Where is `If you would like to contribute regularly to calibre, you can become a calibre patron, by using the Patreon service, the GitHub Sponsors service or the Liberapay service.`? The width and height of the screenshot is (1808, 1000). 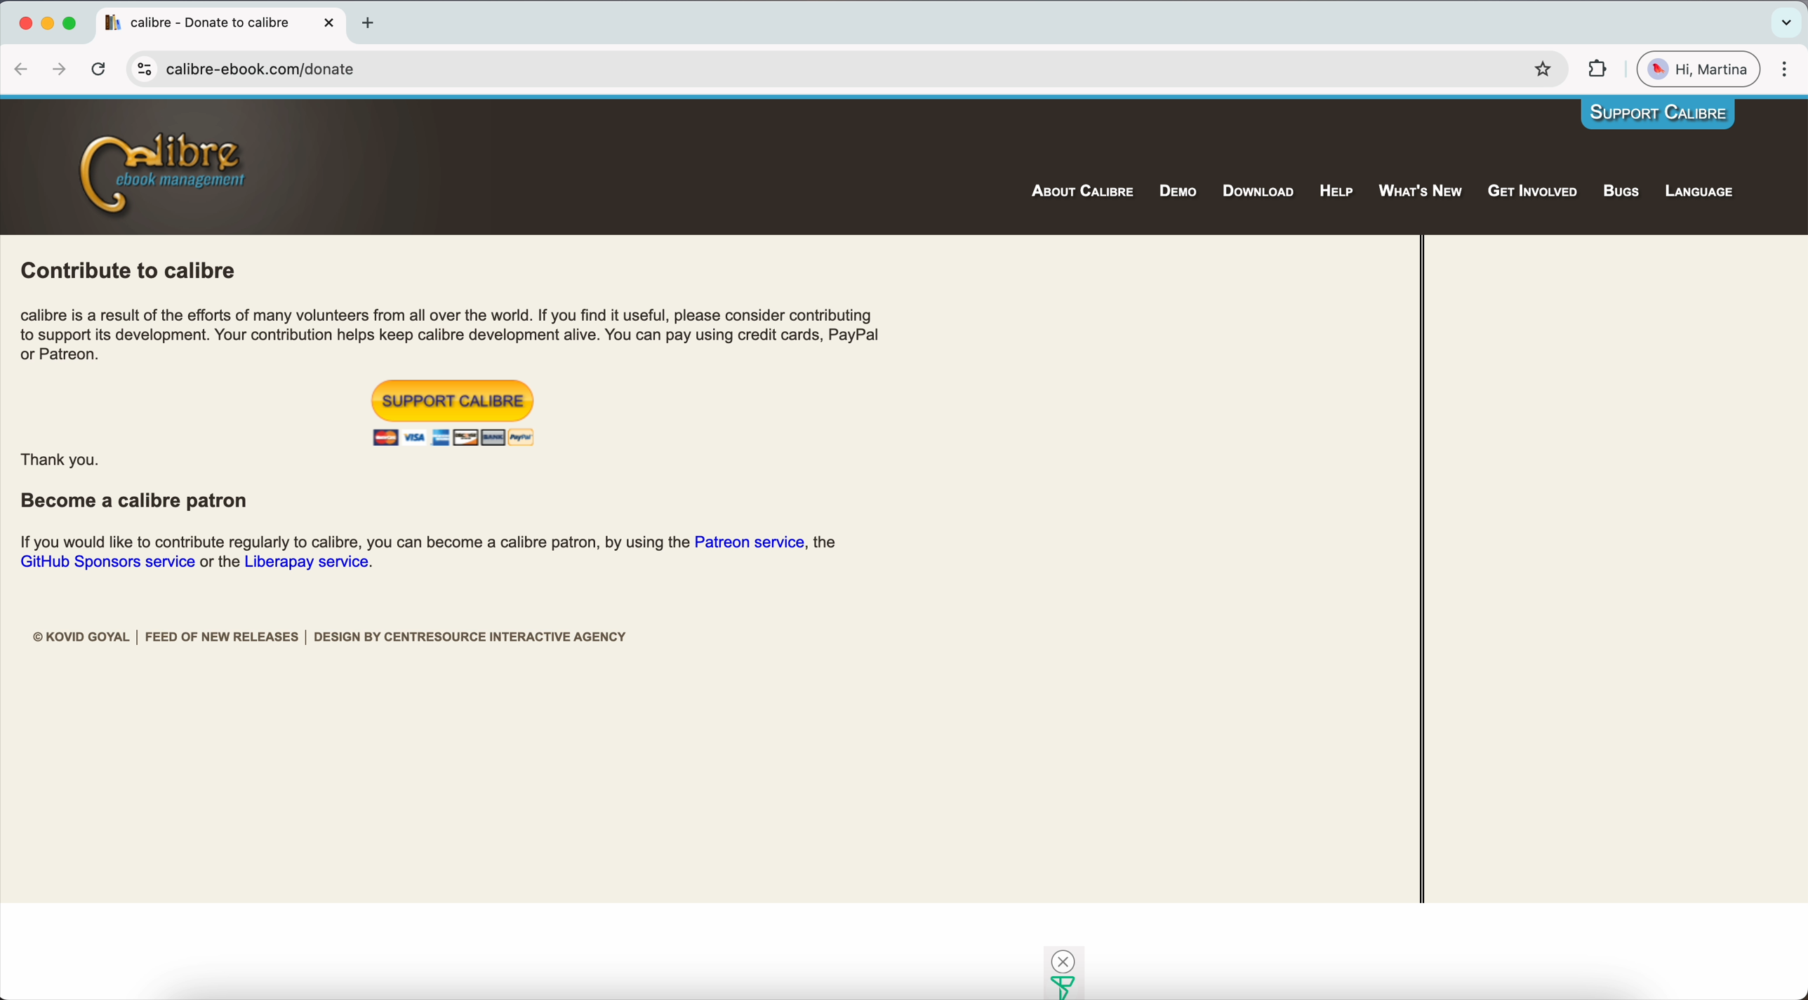 If you would like to contribute regularly to calibre, you can become a calibre patron, by using the Patreon service, the GitHub Sponsors service or the Liberapay service. is located at coordinates (430, 554).